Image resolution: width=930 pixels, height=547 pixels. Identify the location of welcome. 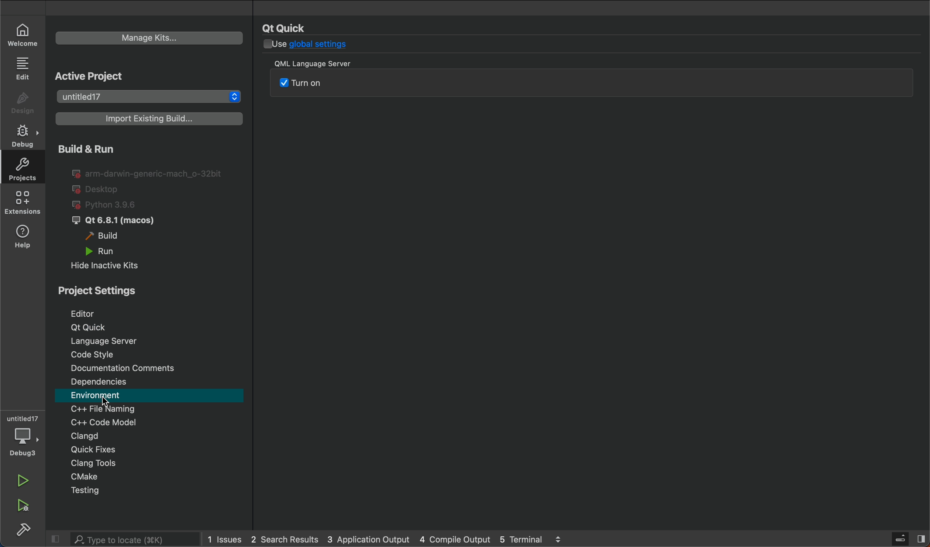
(23, 34).